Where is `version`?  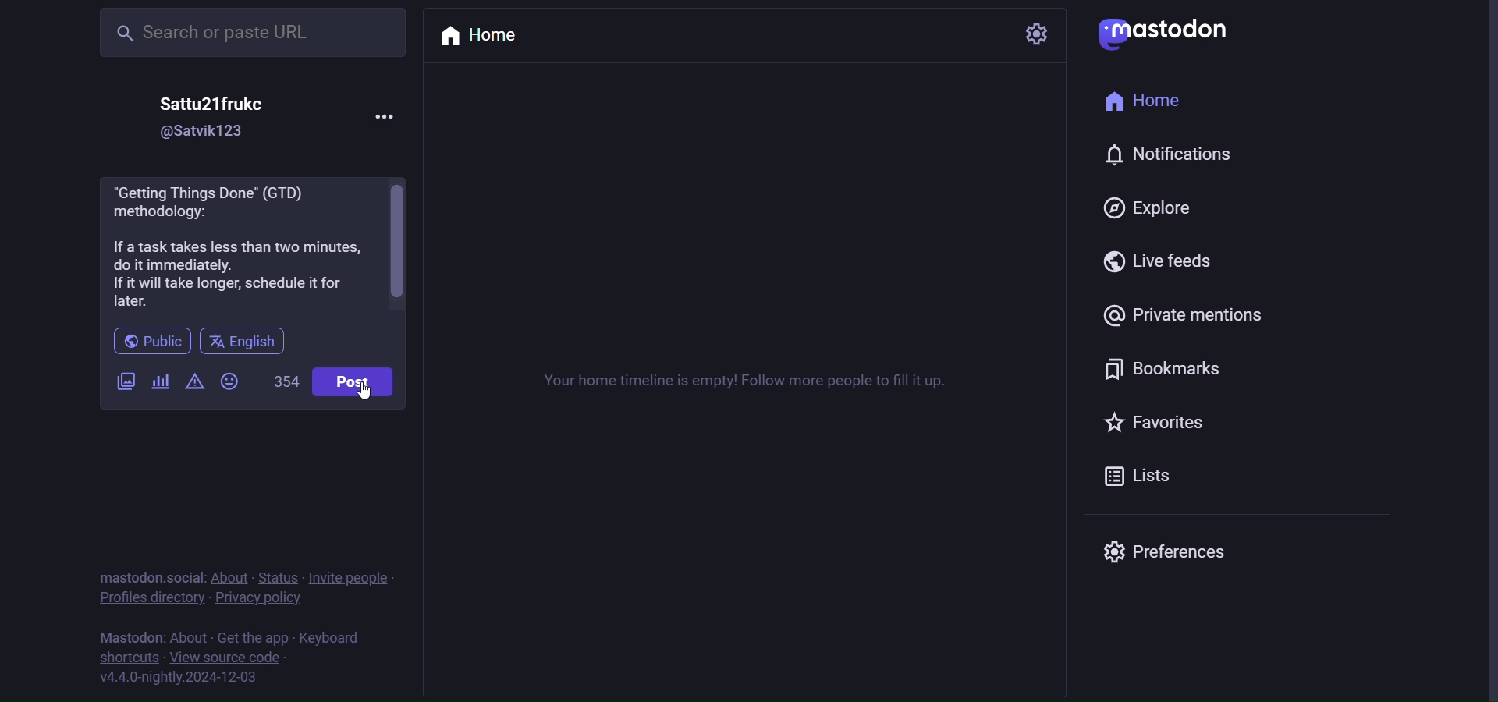
version is located at coordinates (182, 679).